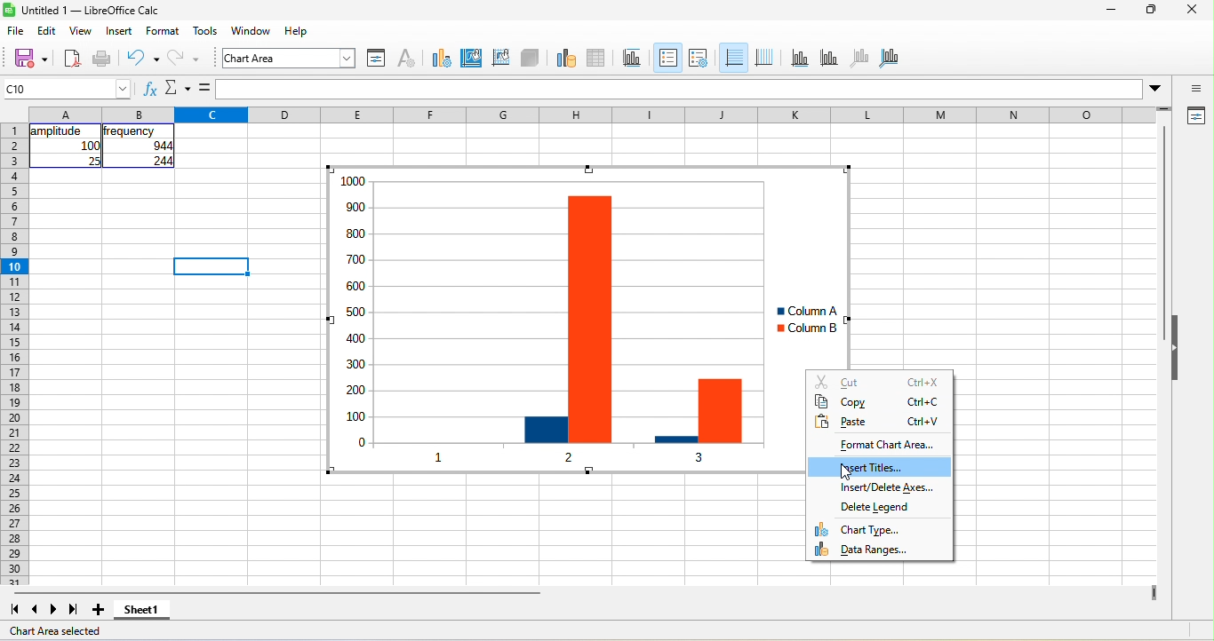 This screenshot has width=1214, height=641. I want to click on Software logo, so click(9, 10).